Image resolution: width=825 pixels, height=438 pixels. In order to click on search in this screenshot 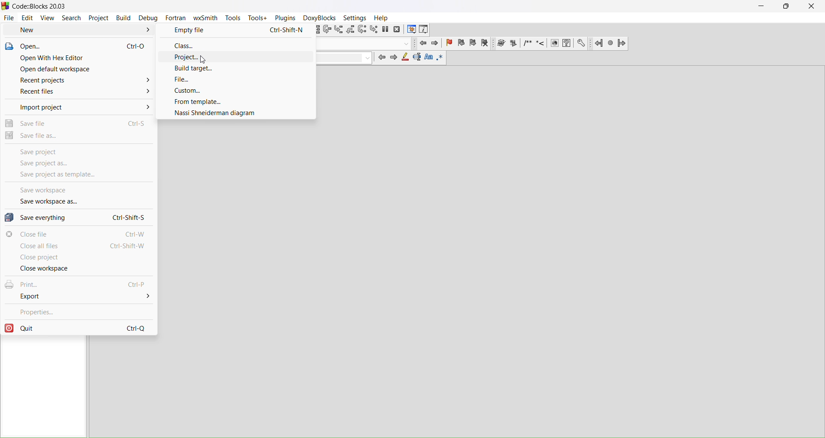, I will do `click(72, 18)`.